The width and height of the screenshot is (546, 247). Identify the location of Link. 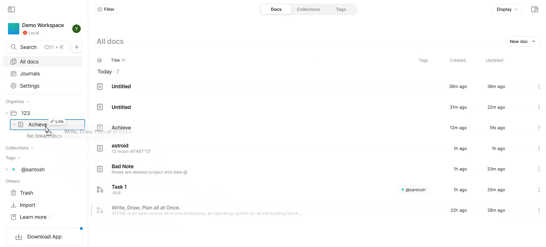
(57, 121).